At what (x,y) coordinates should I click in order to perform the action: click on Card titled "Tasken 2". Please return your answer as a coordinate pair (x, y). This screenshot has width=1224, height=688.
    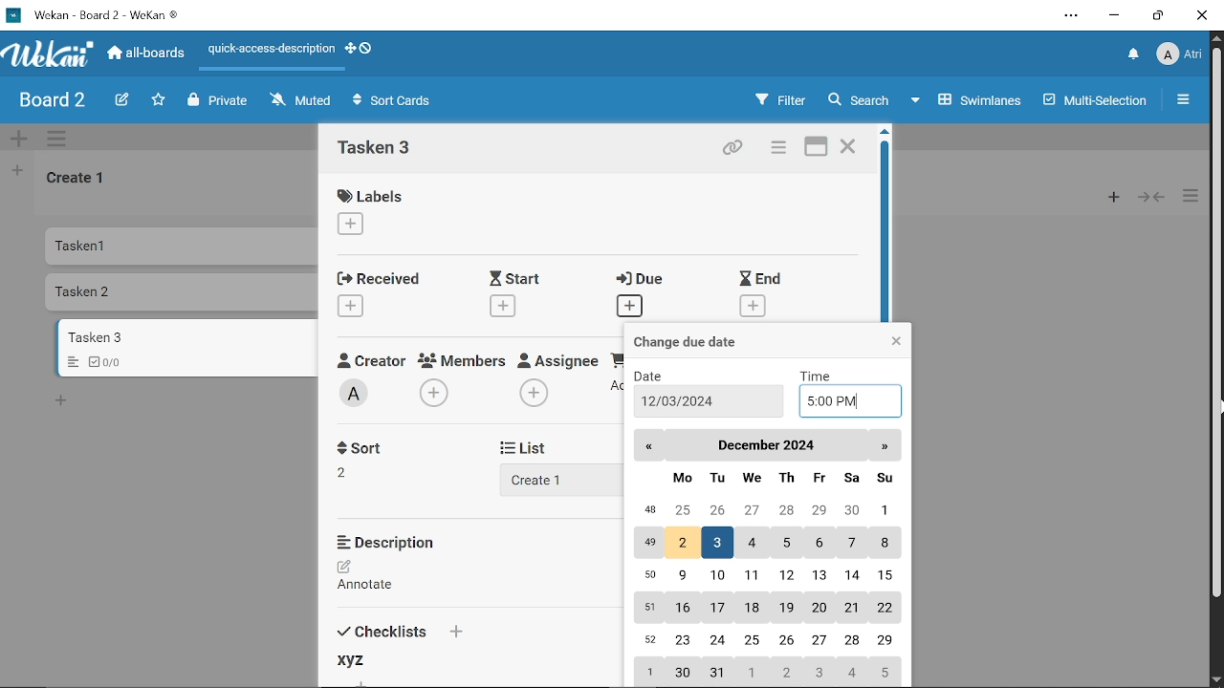
    Looking at the image, I should click on (185, 293).